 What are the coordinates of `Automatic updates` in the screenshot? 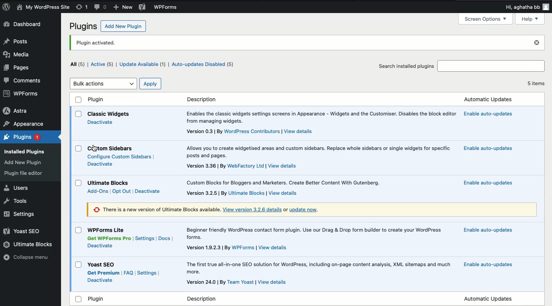 It's located at (485, 183).